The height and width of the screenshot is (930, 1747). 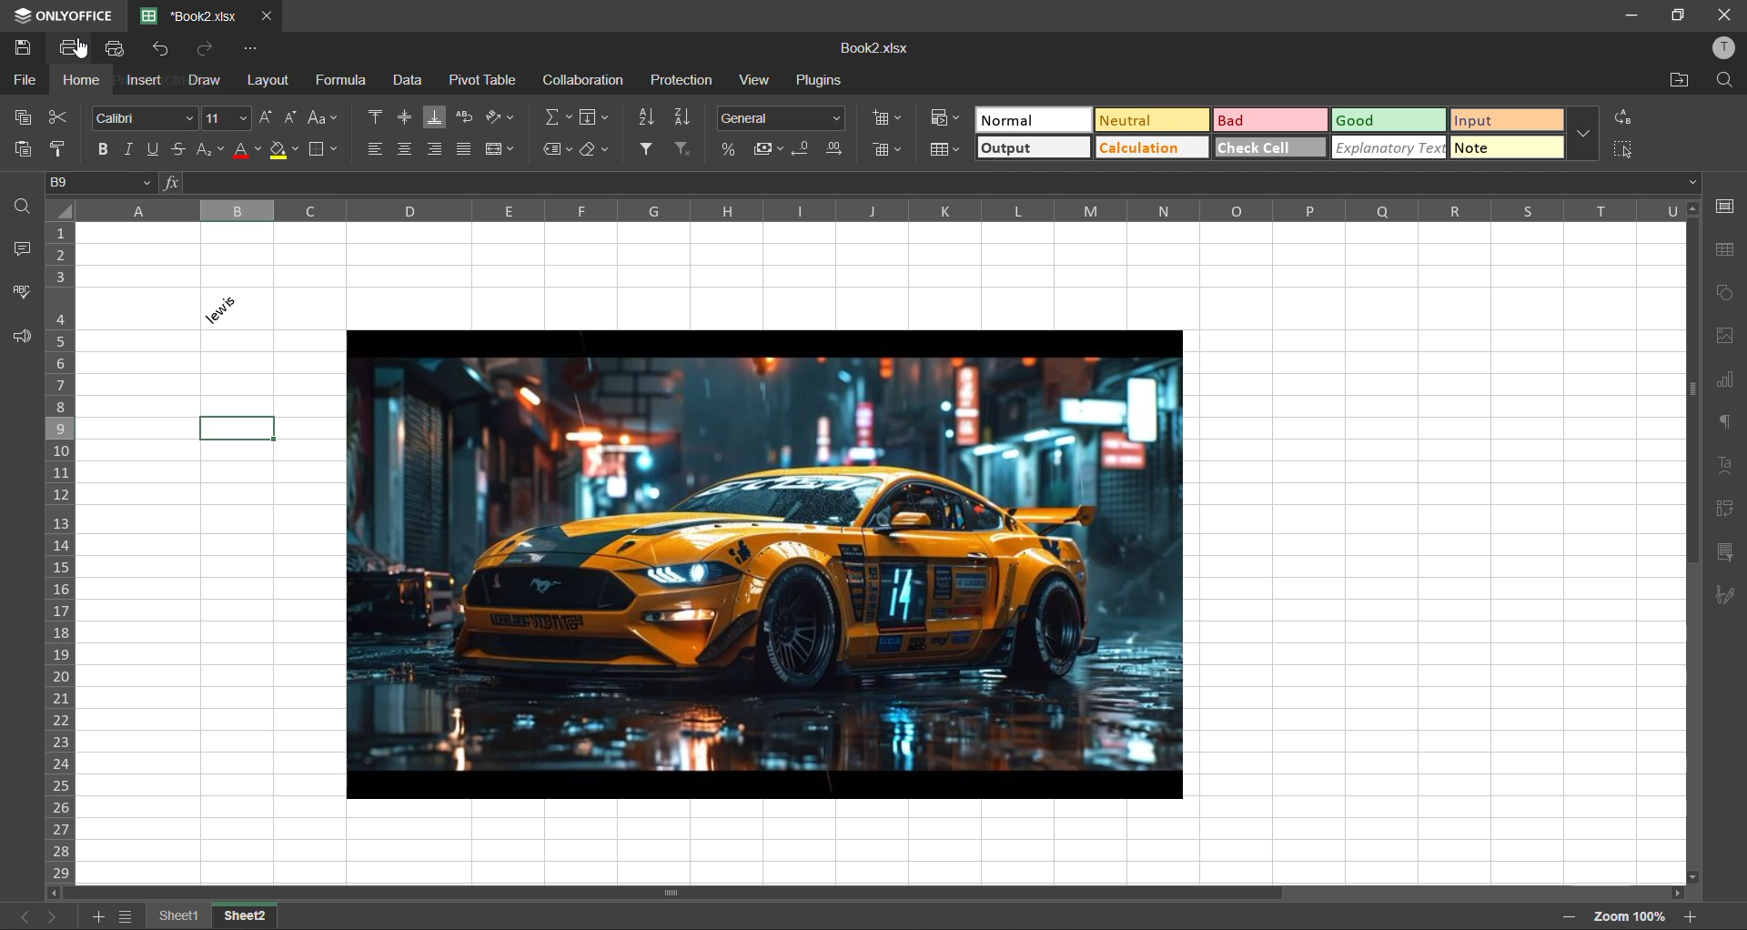 I want to click on font style, so click(x=145, y=116).